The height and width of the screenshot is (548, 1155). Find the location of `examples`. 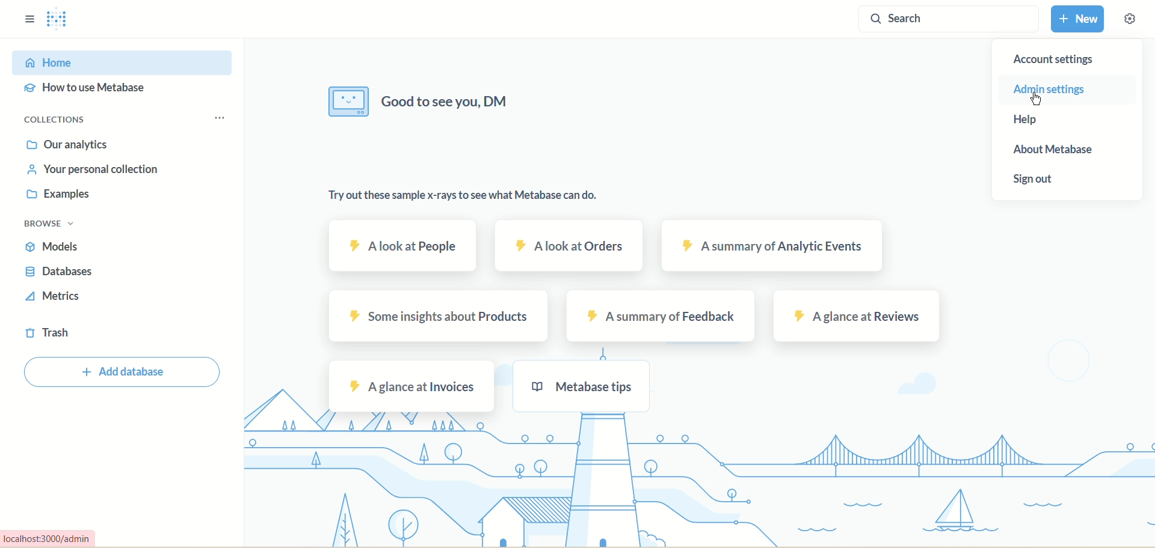

examples is located at coordinates (60, 195).